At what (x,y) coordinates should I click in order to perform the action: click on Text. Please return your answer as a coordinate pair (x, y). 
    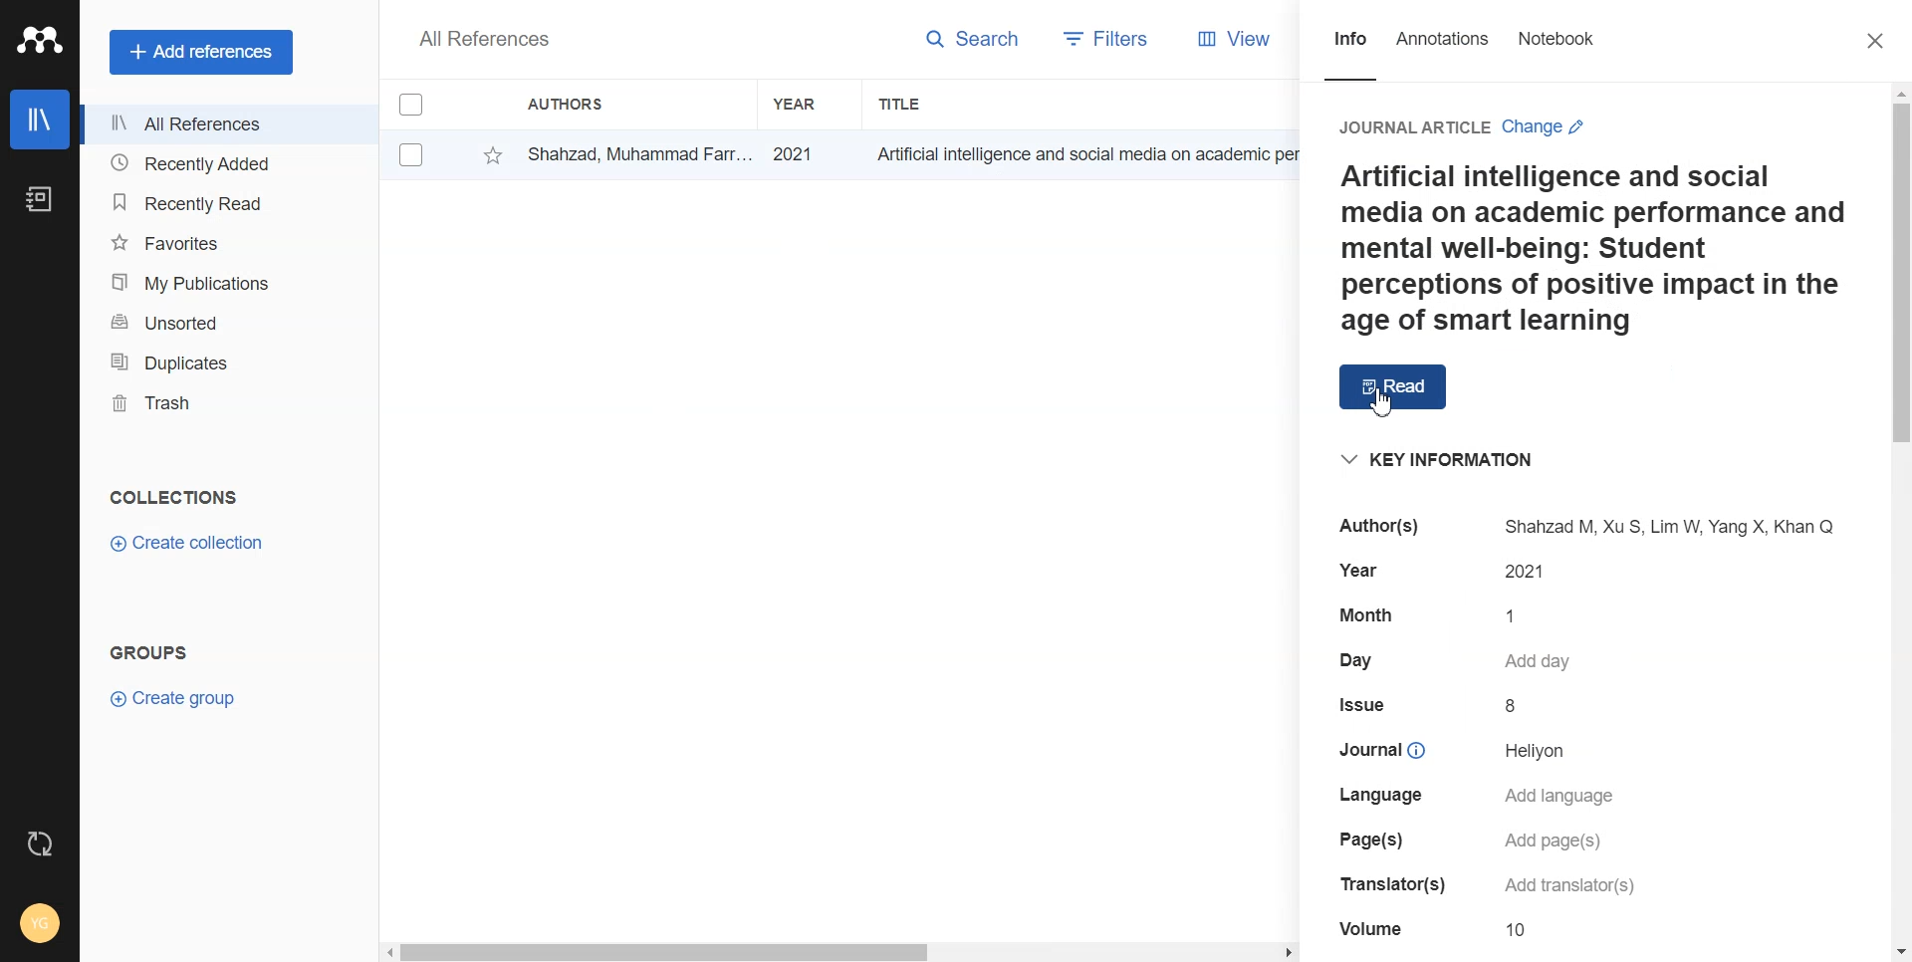
    Looking at the image, I should click on (482, 41).